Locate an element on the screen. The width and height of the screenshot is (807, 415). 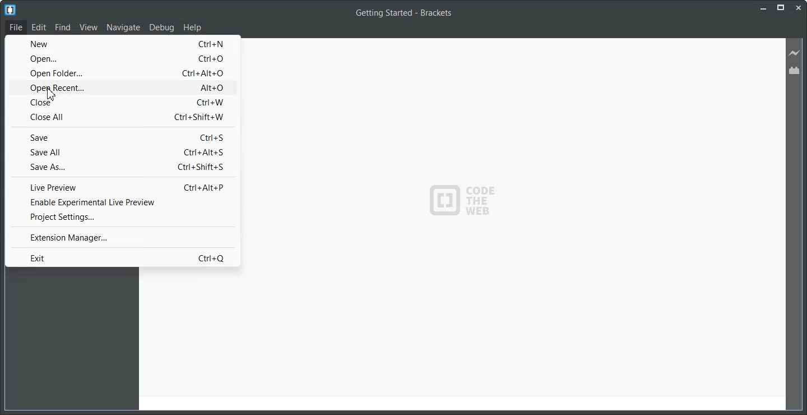
Navigate is located at coordinates (124, 27).